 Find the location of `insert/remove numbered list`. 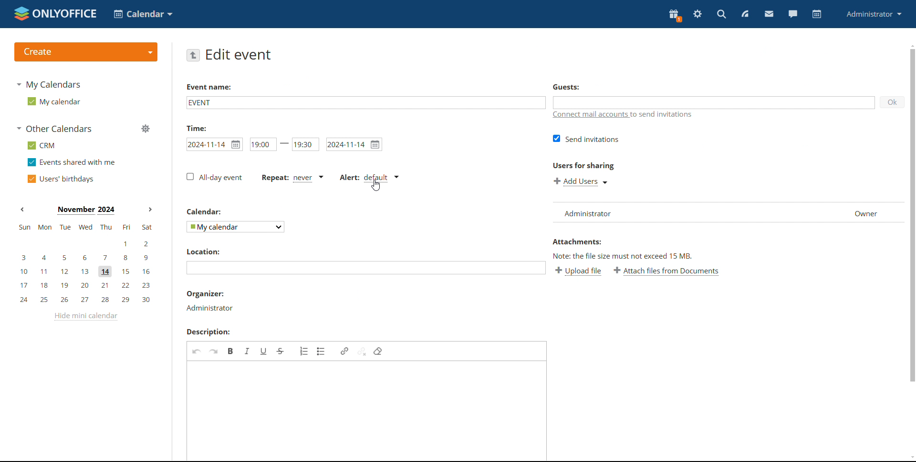

insert/remove numbered list is located at coordinates (305, 351).